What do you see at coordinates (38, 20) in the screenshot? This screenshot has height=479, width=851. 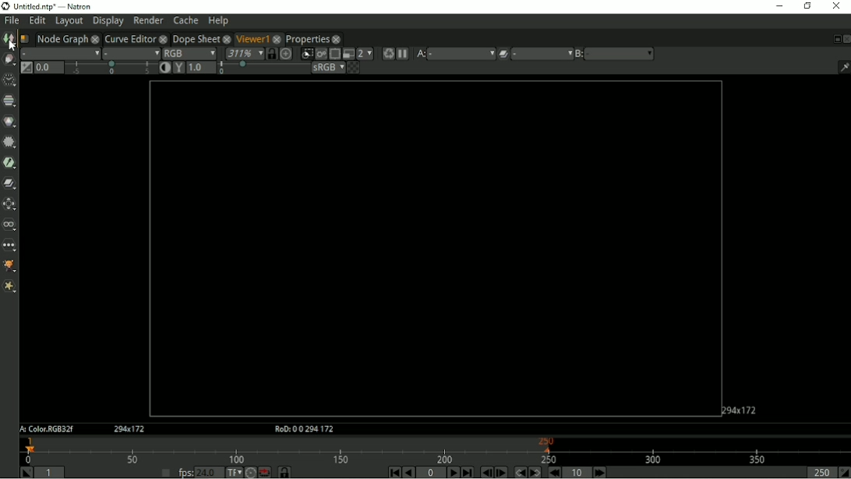 I see `Edit` at bounding box center [38, 20].